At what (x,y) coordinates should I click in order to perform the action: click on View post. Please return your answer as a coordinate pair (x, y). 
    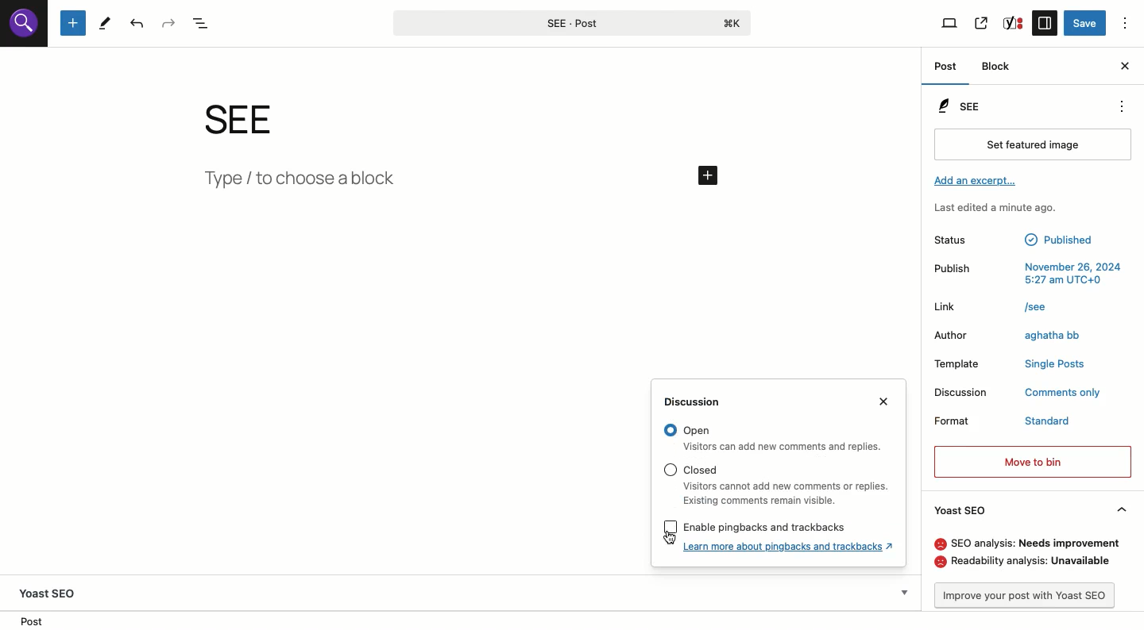
    Looking at the image, I should click on (983, 21).